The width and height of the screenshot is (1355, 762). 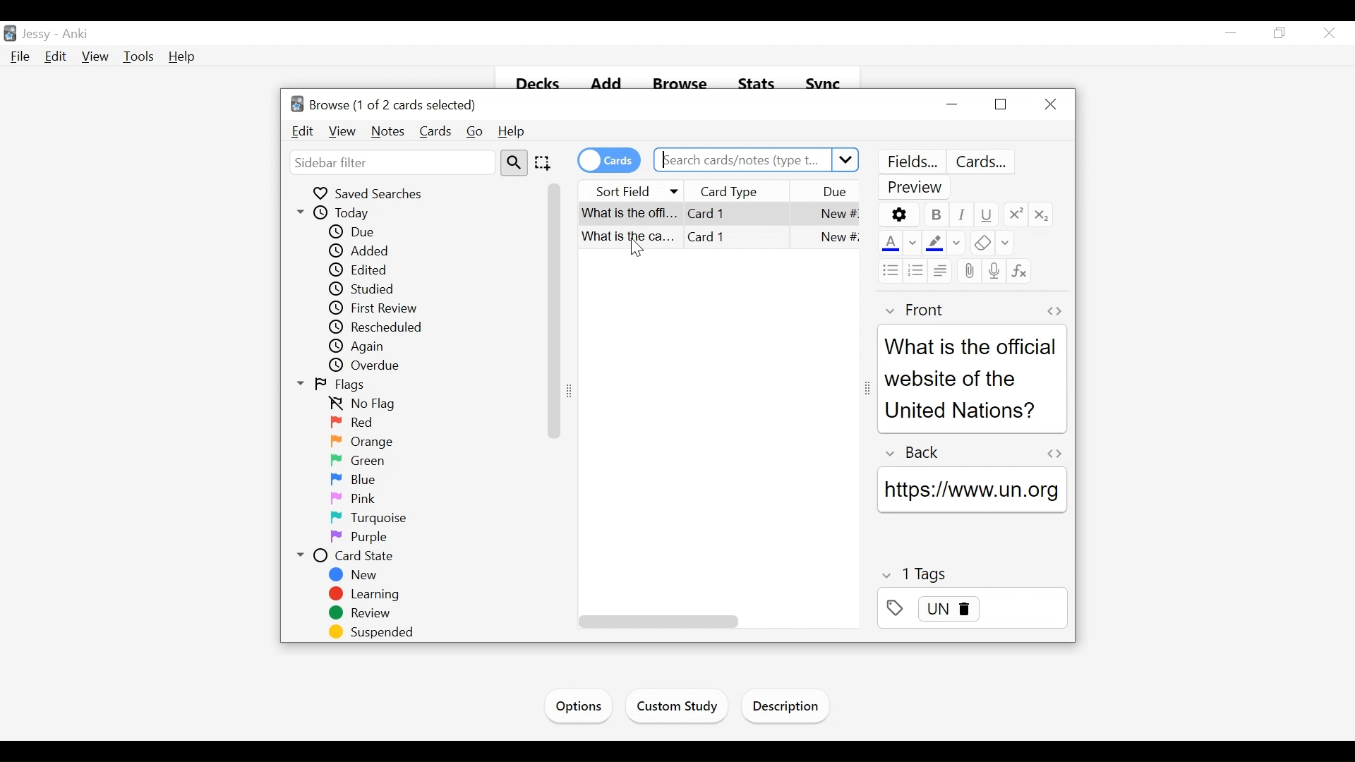 What do you see at coordinates (366, 595) in the screenshot?
I see `learning` at bounding box center [366, 595].